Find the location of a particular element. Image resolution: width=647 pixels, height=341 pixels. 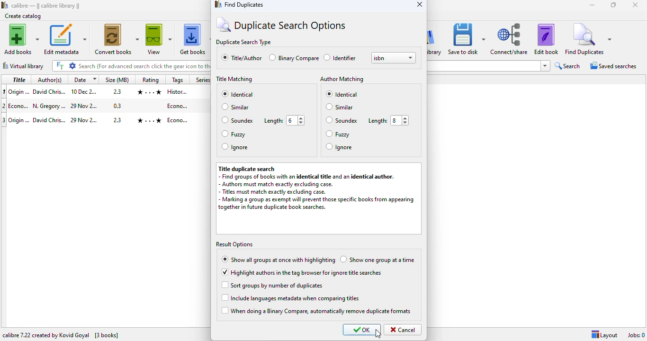

calibre || calibre library || is located at coordinates (45, 6).